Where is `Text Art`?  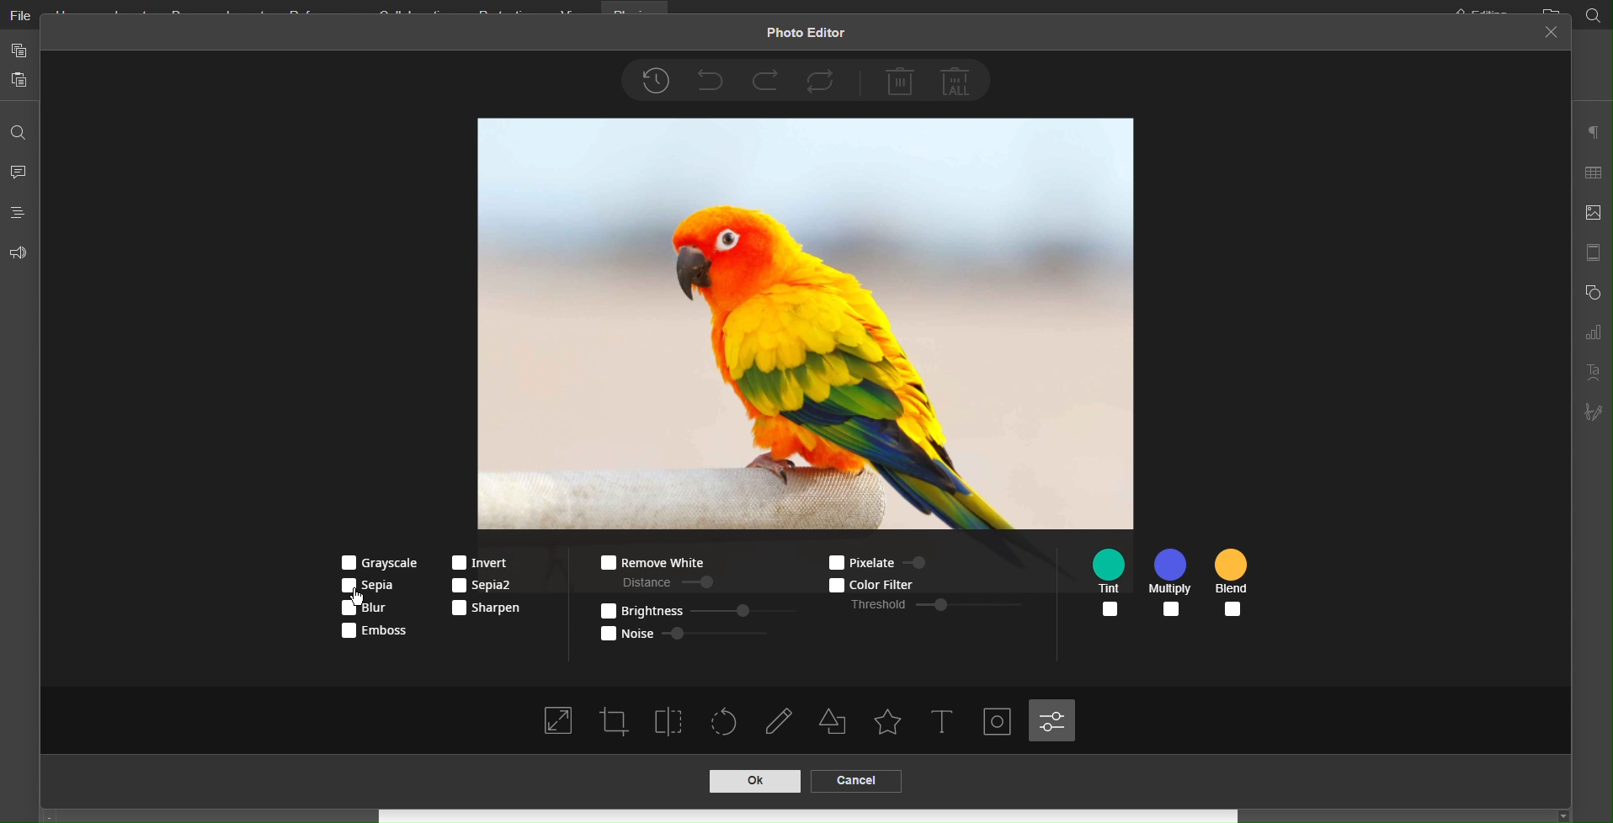 Text Art is located at coordinates (1591, 373).